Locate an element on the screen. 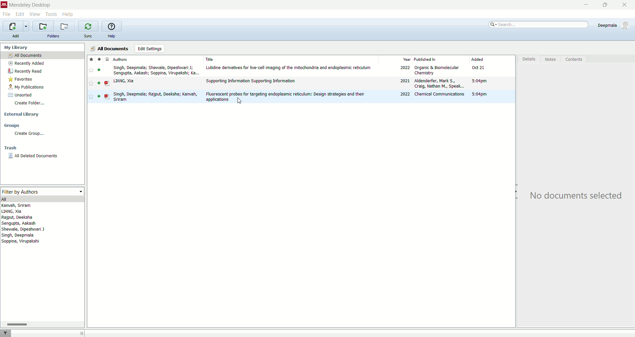  authors is located at coordinates (125, 59).